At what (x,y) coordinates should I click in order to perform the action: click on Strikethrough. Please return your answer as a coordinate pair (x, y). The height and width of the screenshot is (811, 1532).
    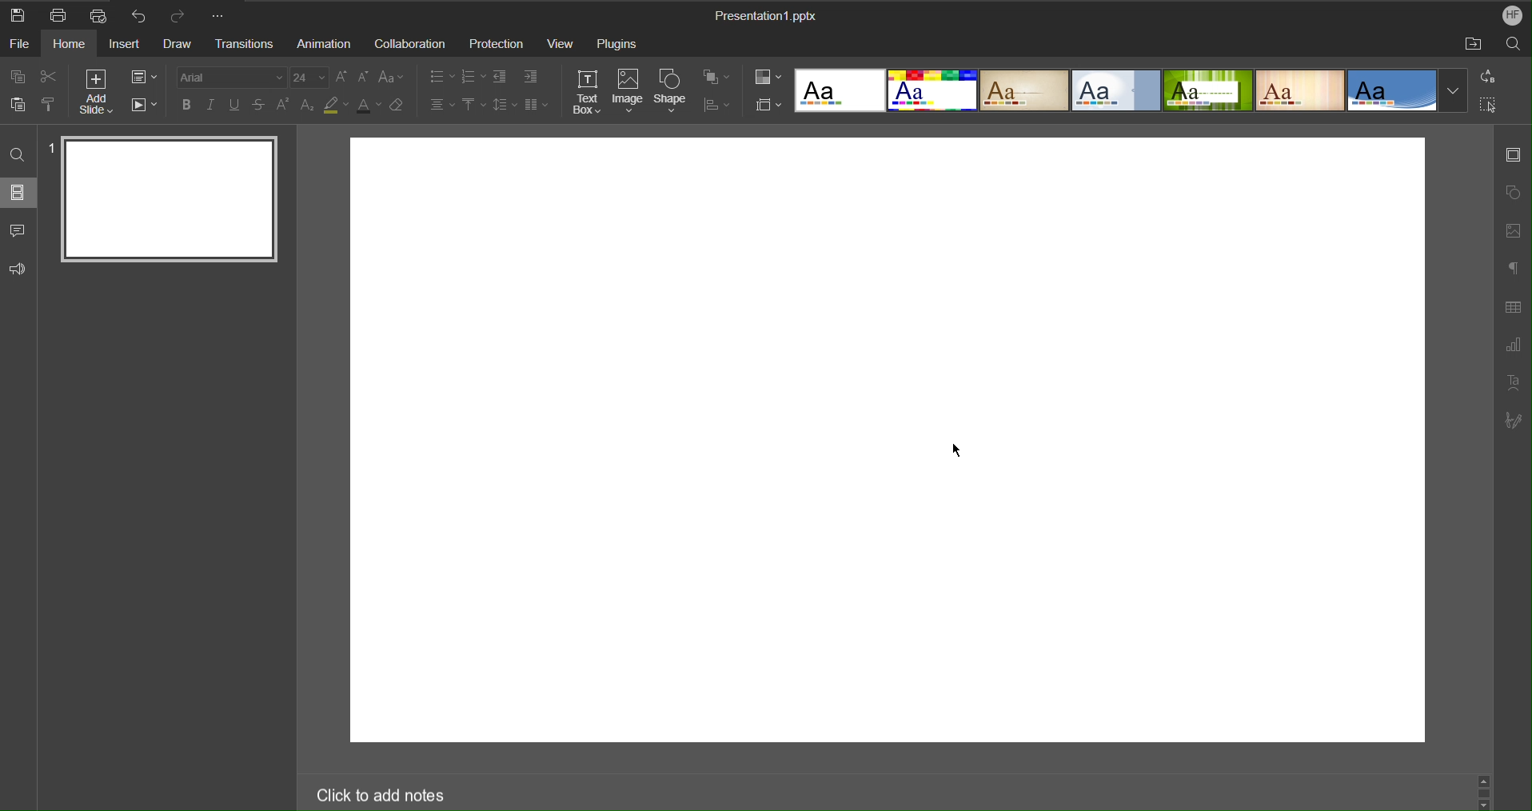
    Looking at the image, I should click on (259, 106).